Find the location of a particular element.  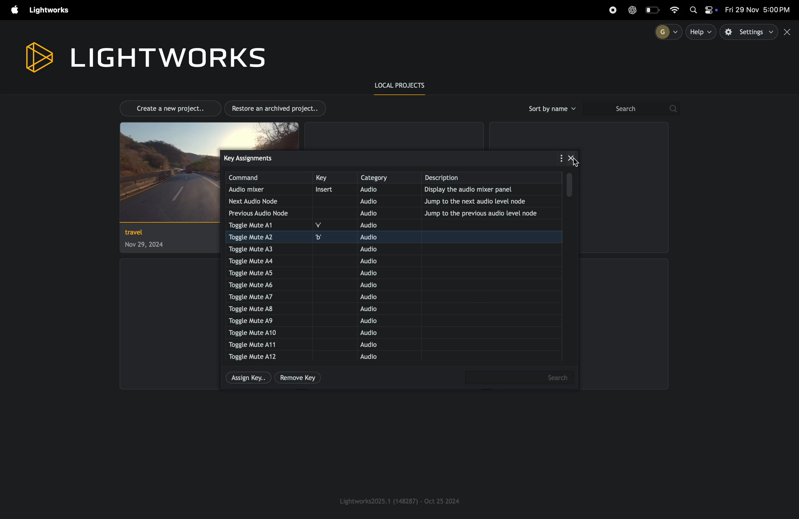

light works is located at coordinates (51, 10).